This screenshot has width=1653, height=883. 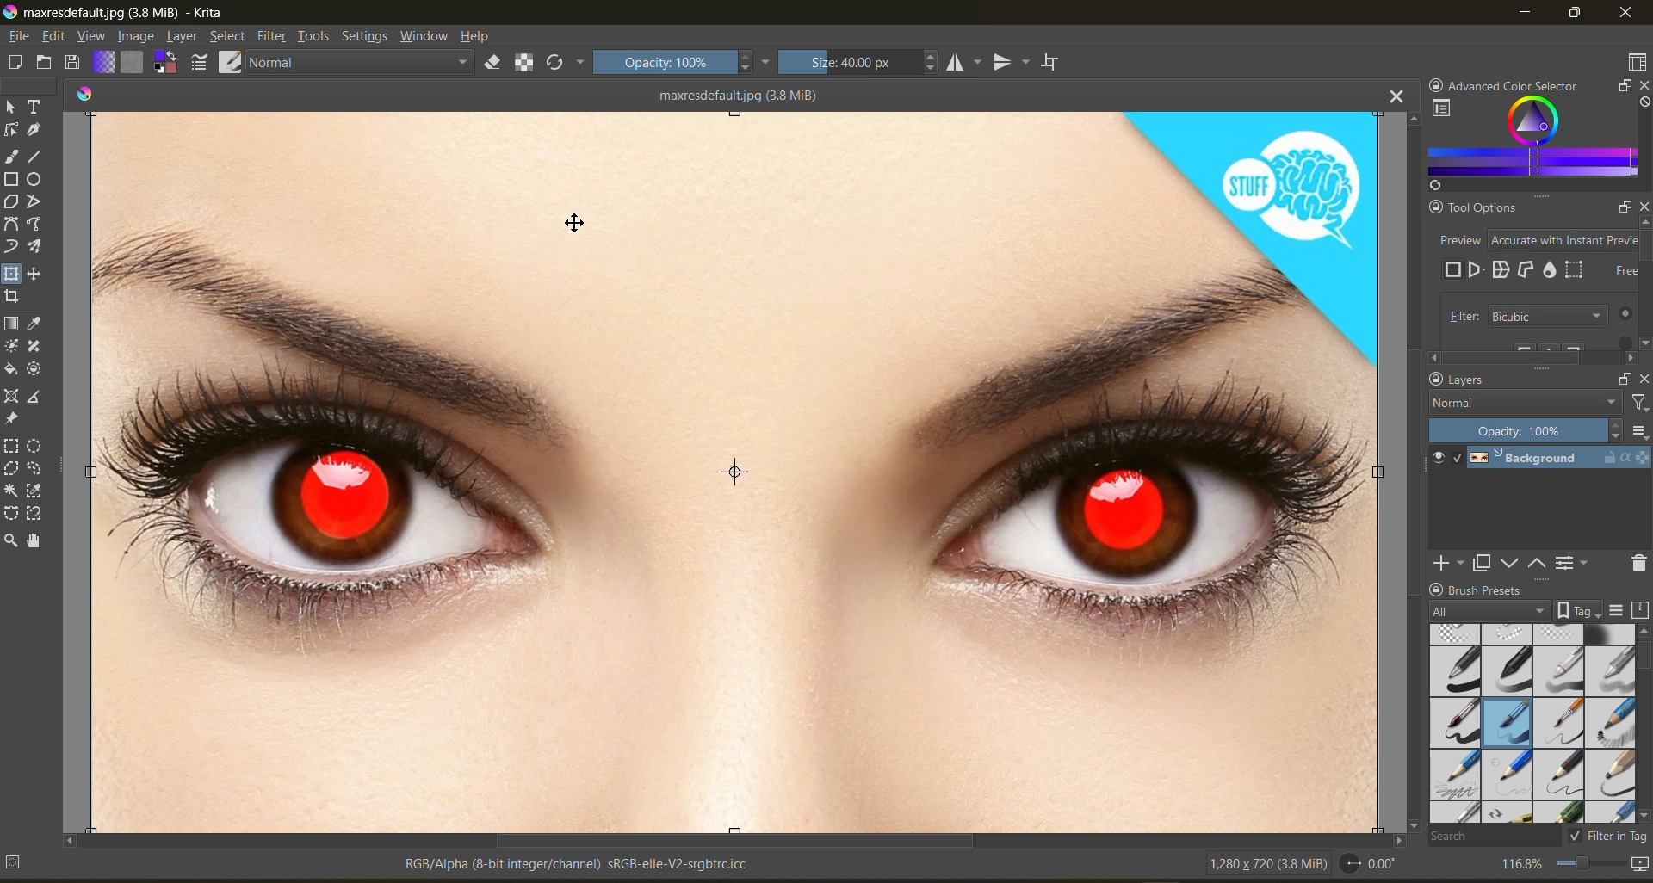 I want to click on tool, so click(x=12, y=447).